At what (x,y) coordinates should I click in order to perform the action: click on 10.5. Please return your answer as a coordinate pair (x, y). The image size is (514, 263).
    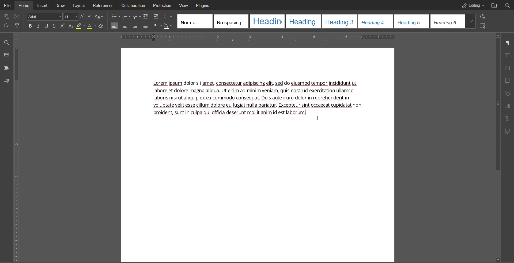
    Looking at the image, I should click on (71, 17).